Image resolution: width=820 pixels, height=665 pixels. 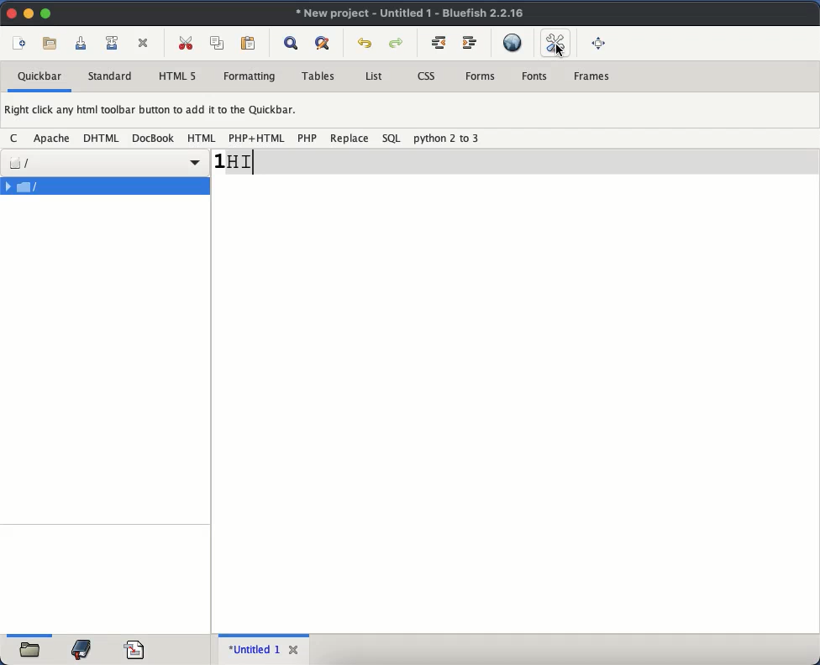 I want to click on preview in browser, so click(x=513, y=41).